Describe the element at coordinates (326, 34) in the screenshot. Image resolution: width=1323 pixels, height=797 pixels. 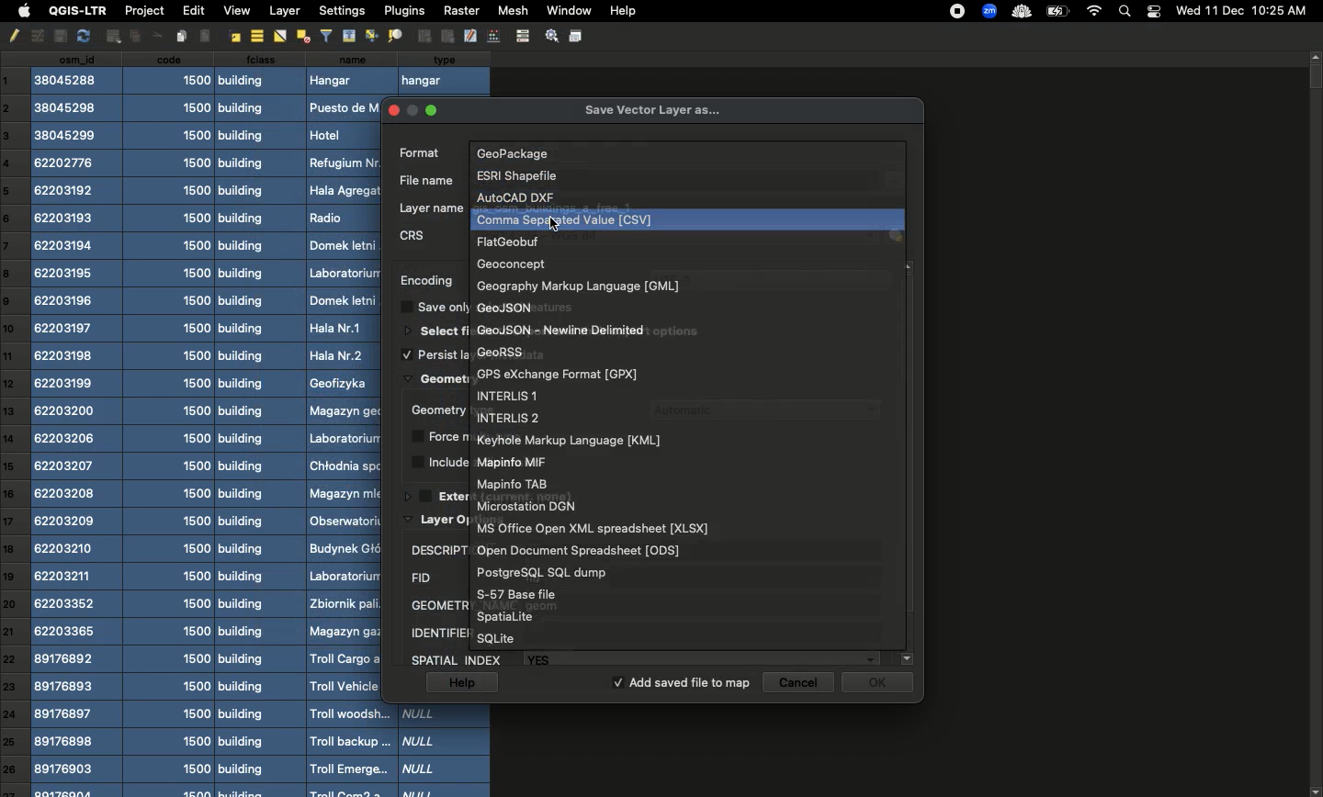
I see `filters` at that location.